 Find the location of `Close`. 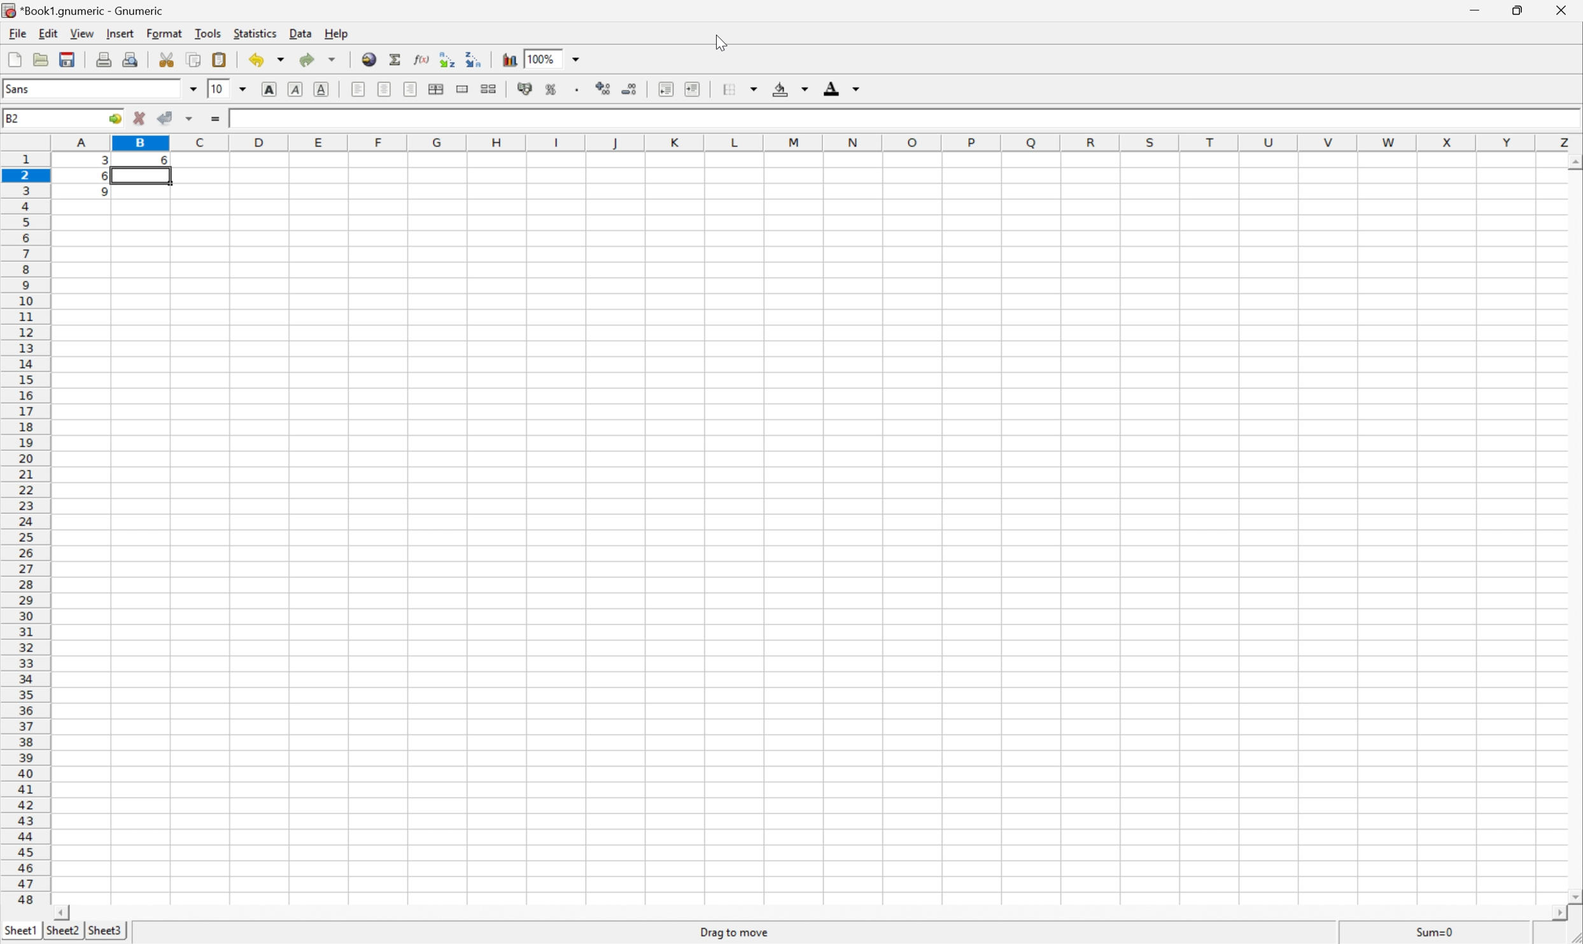

Close is located at coordinates (1558, 10).